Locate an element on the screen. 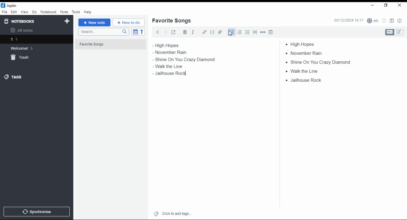 The height and width of the screenshot is (220, 407). notebooks is located at coordinates (31, 21).